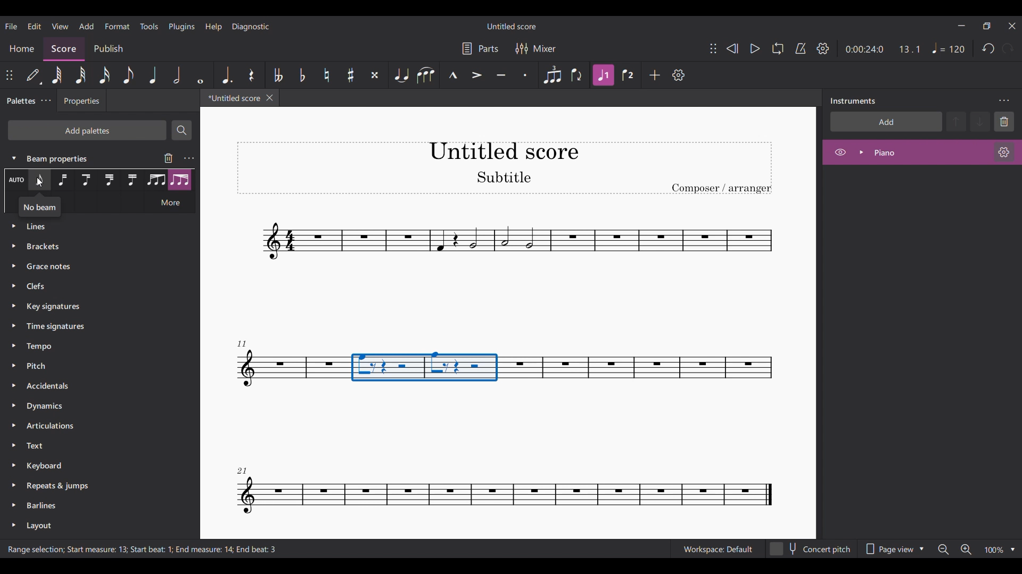  What do you see at coordinates (375, 75) in the screenshot?
I see `Toggle double sharp` at bounding box center [375, 75].